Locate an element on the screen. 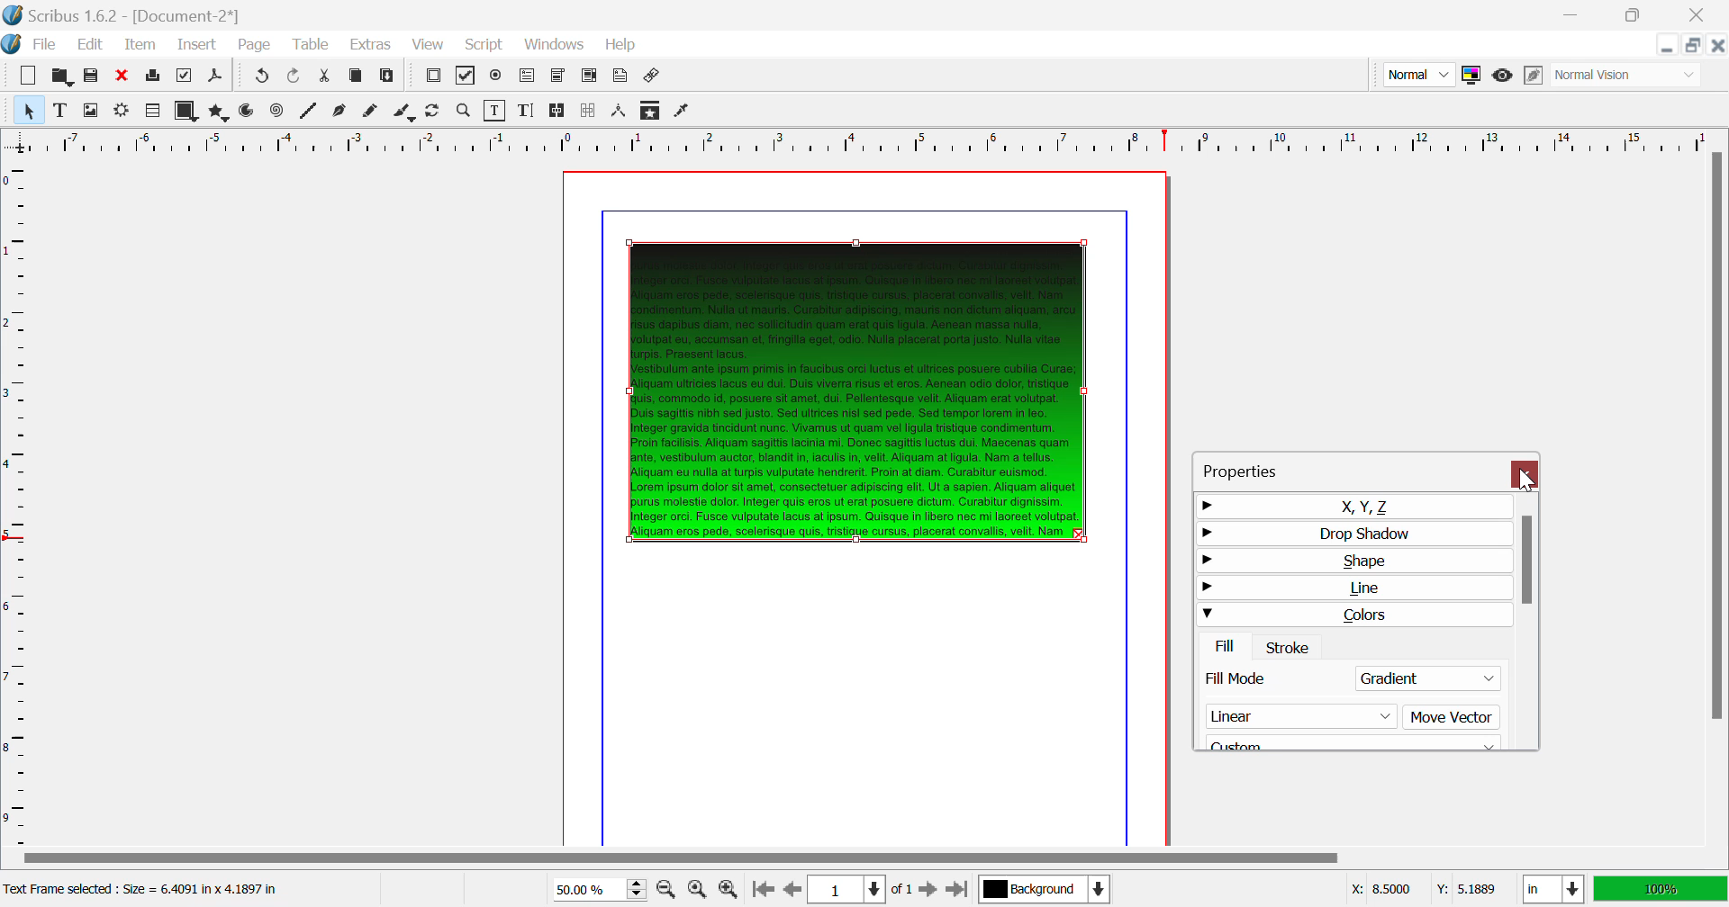 The image size is (1729, 907). Close is located at coordinates (1527, 474).